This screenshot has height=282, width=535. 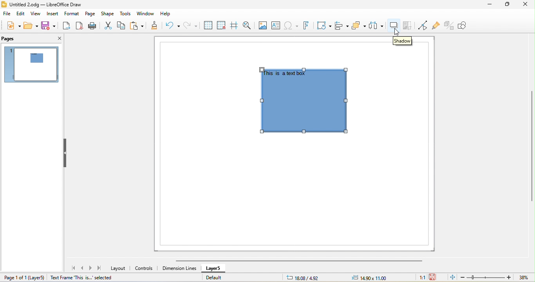 What do you see at coordinates (236, 25) in the screenshot?
I see `helpline while moving` at bounding box center [236, 25].